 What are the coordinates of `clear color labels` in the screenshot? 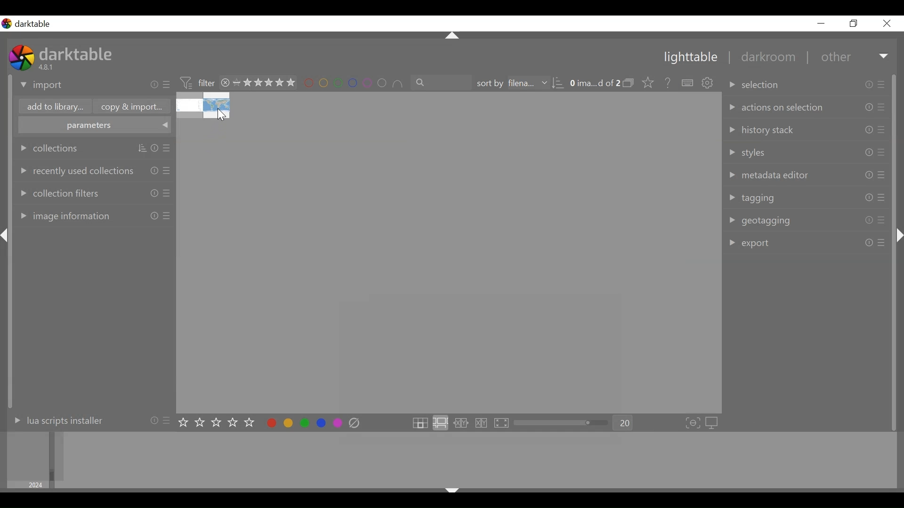 It's located at (355, 424).